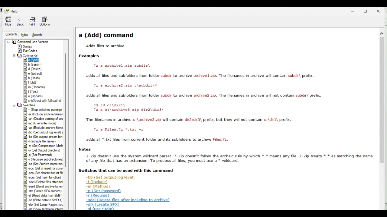 This screenshot has width=387, height=217. I want to click on syntax, so click(25, 46).